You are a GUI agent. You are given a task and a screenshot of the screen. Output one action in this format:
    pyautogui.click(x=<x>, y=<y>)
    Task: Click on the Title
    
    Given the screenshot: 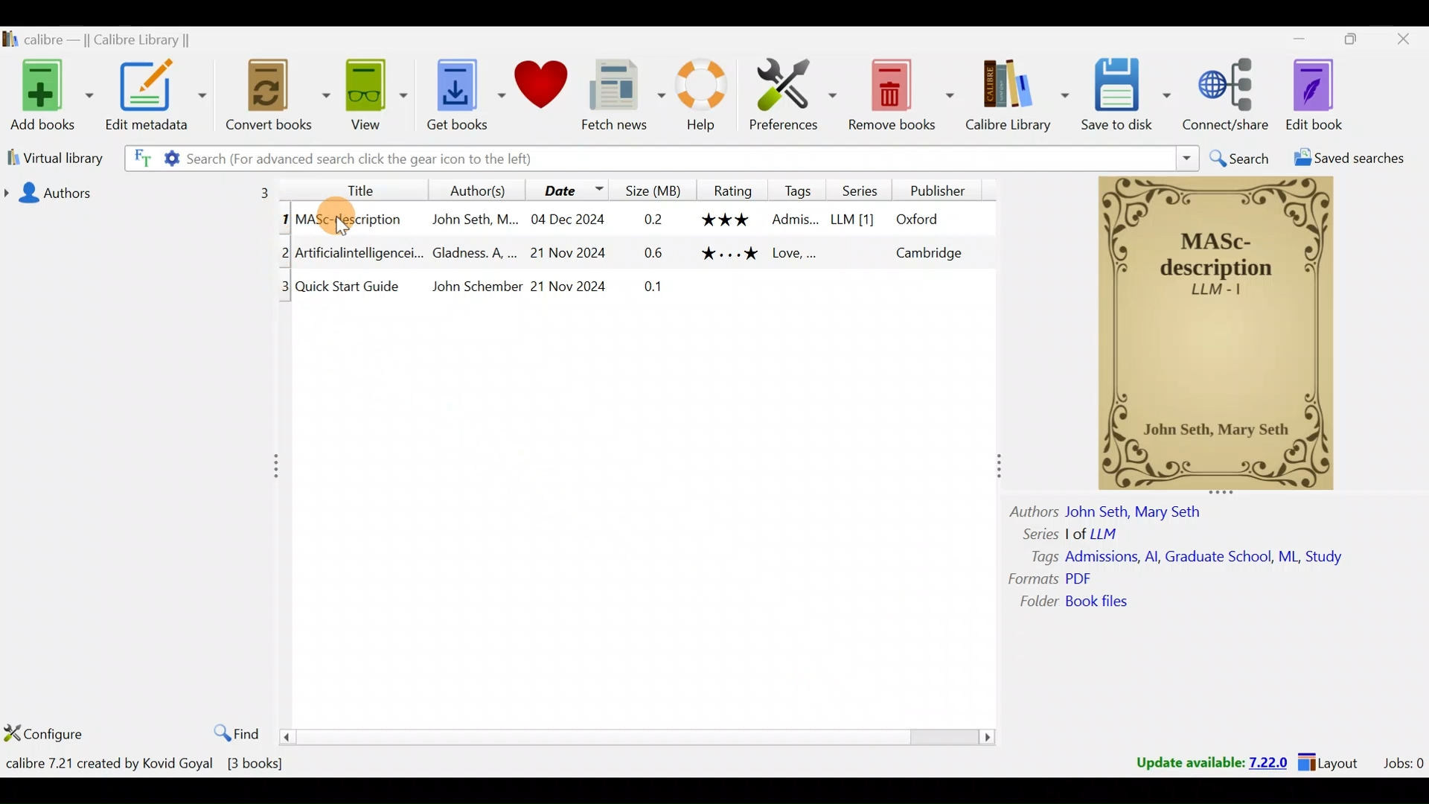 What is the action you would take?
    pyautogui.click(x=363, y=188)
    